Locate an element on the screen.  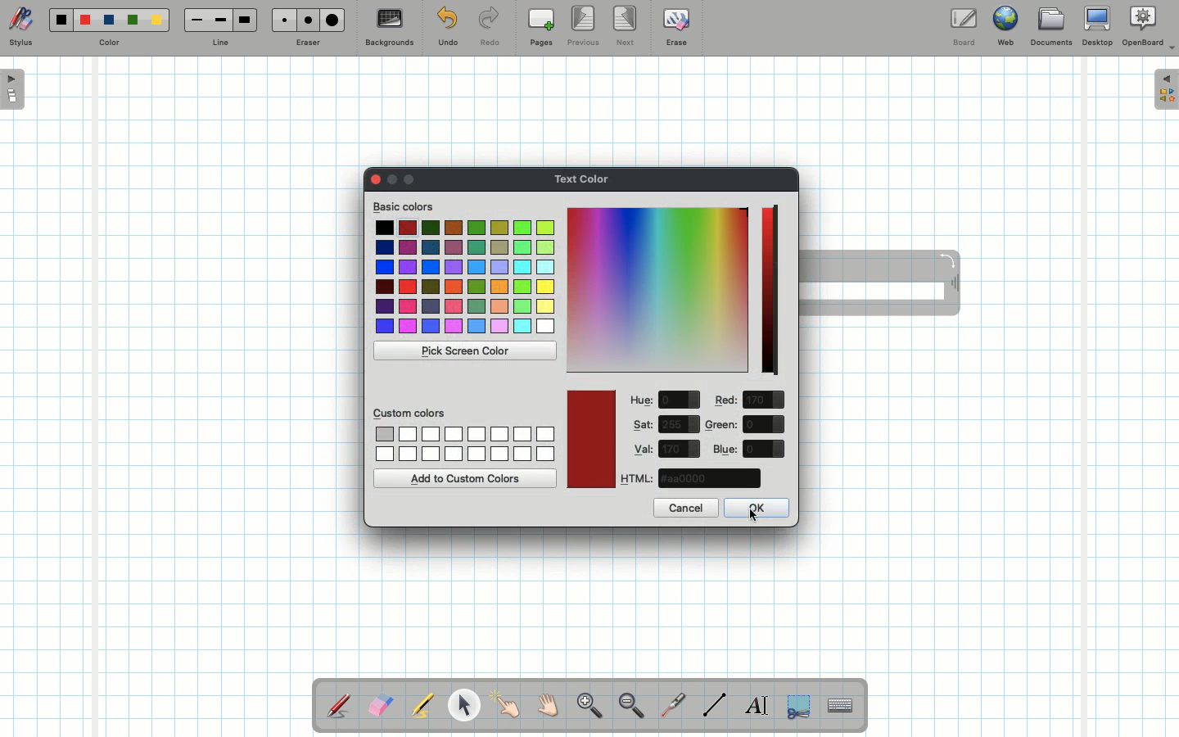
HTML is located at coordinates (638, 478).